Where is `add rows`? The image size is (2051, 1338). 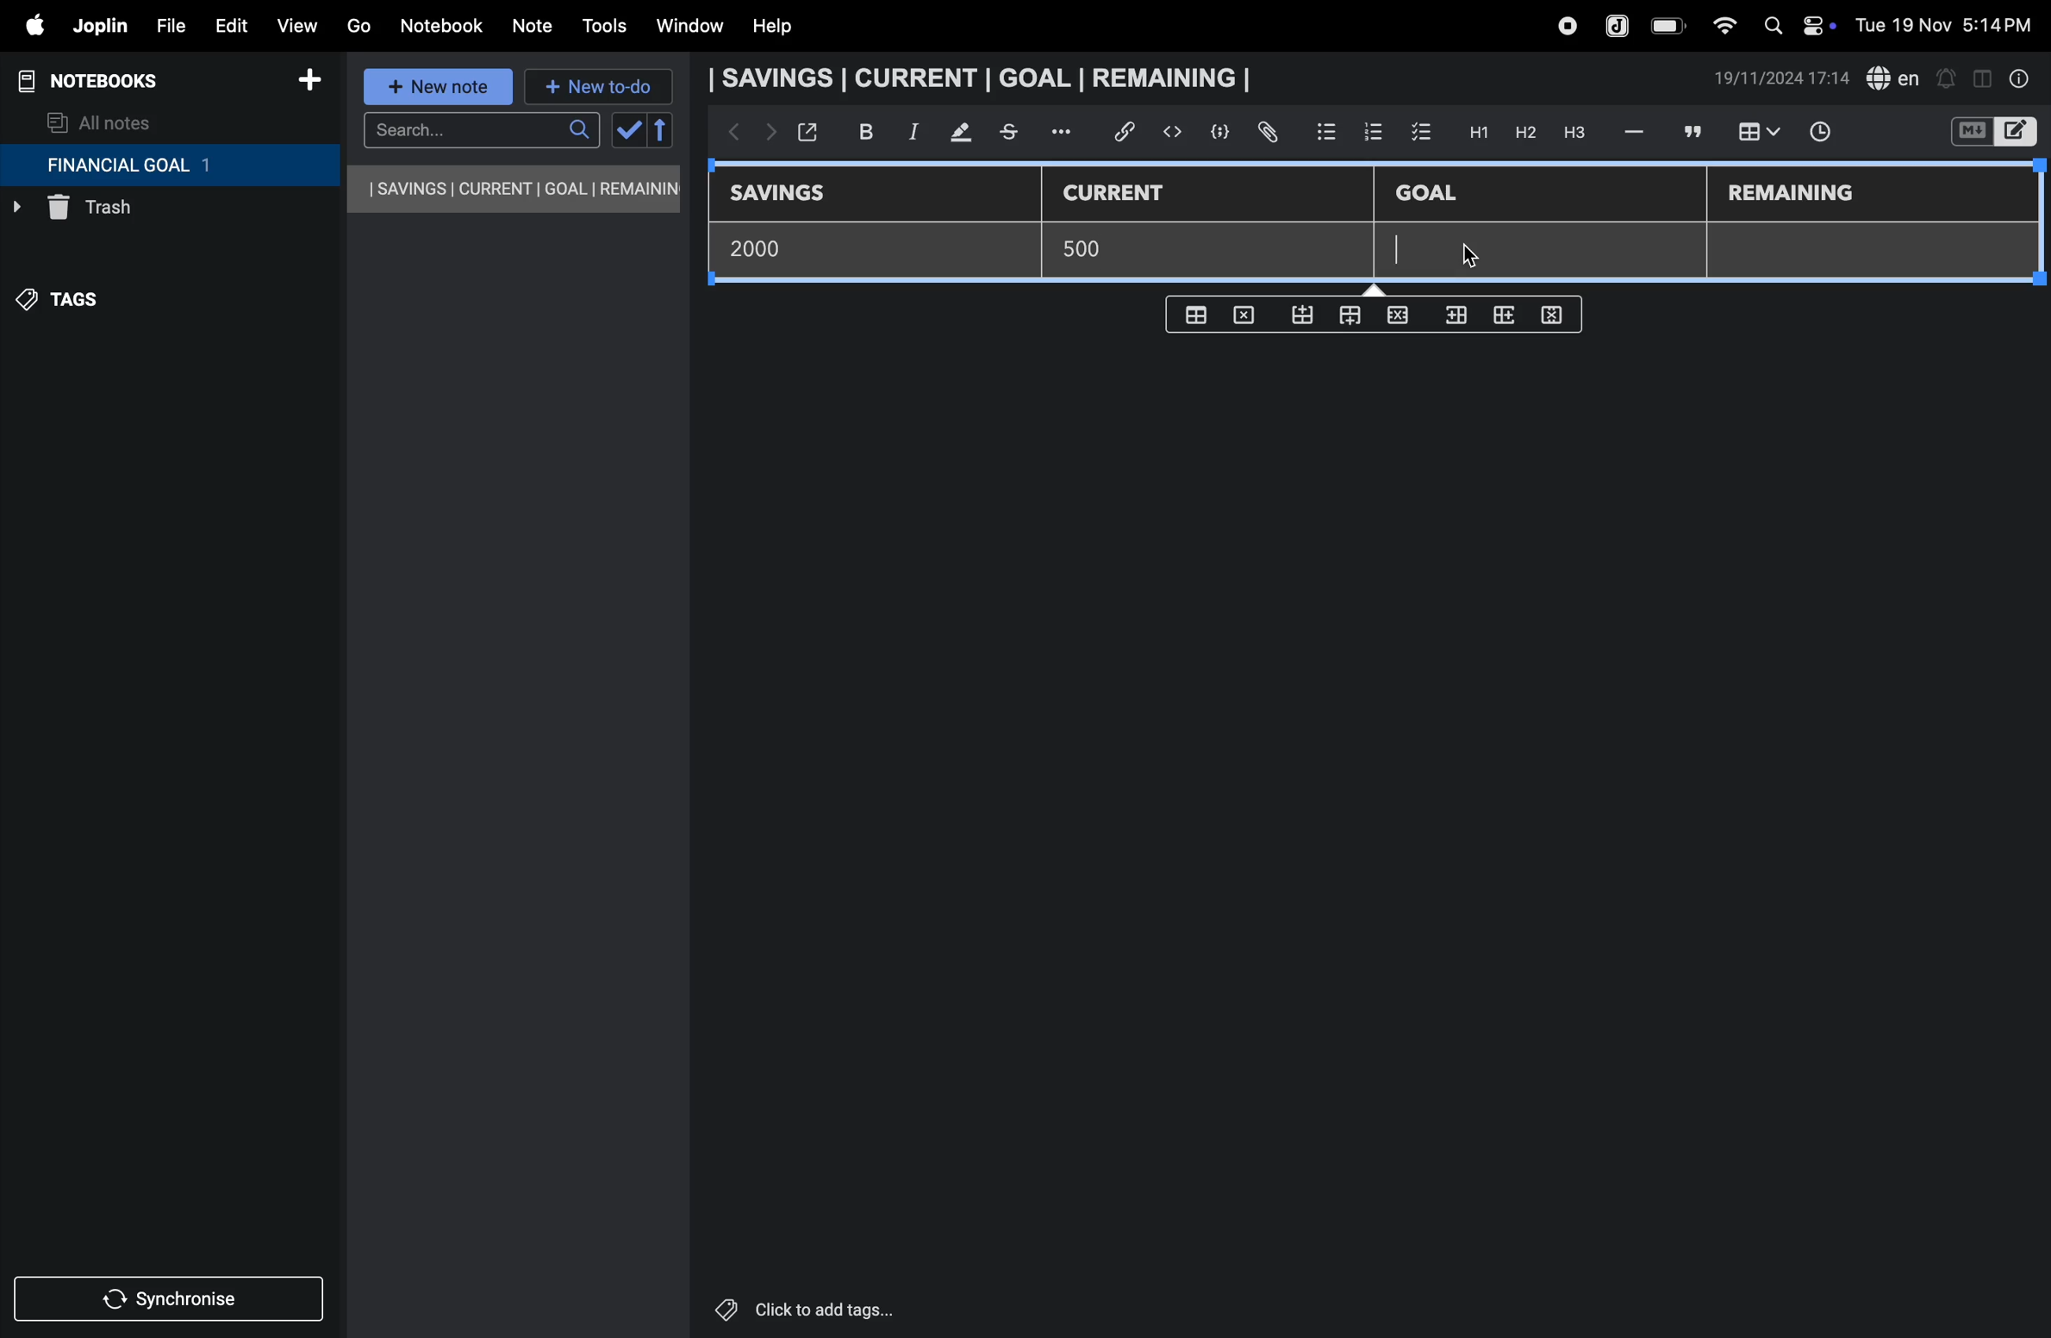 add rows is located at coordinates (1501, 320).